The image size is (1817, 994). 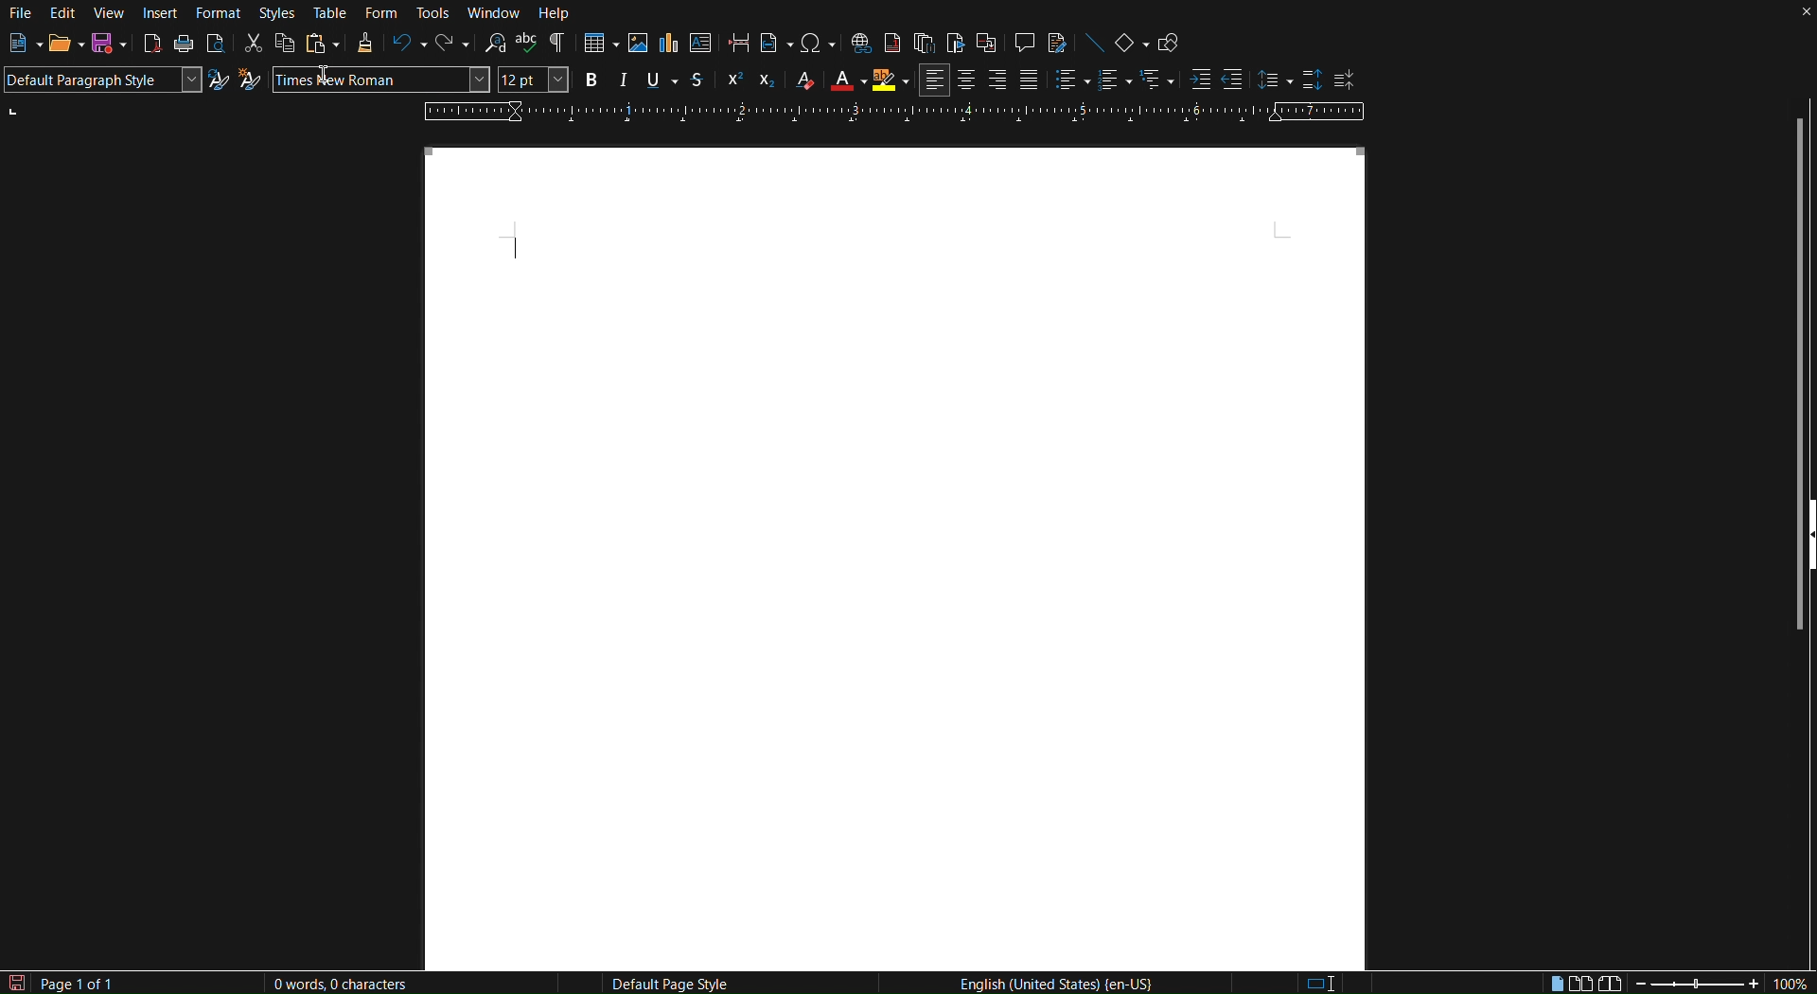 I want to click on Right Align, so click(x=996, y=81).